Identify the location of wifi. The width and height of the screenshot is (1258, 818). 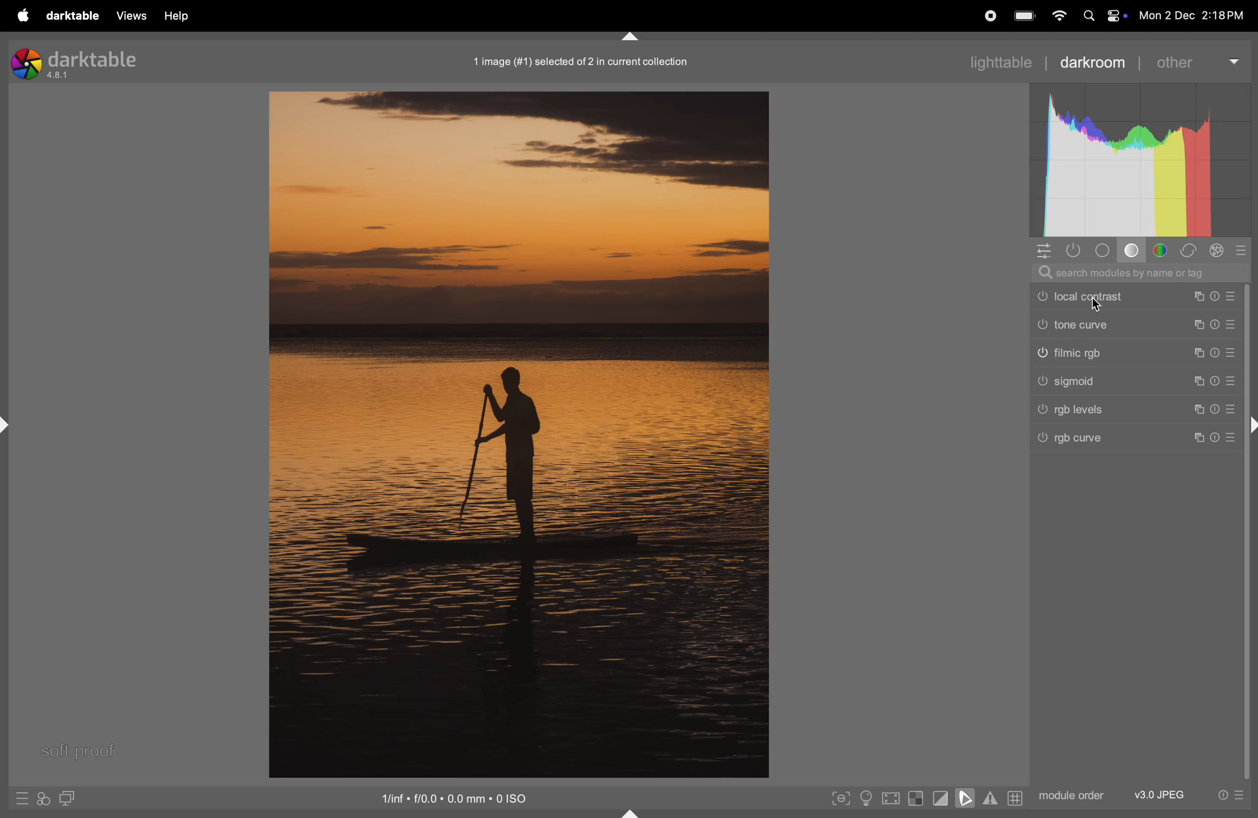
(1057, 15).